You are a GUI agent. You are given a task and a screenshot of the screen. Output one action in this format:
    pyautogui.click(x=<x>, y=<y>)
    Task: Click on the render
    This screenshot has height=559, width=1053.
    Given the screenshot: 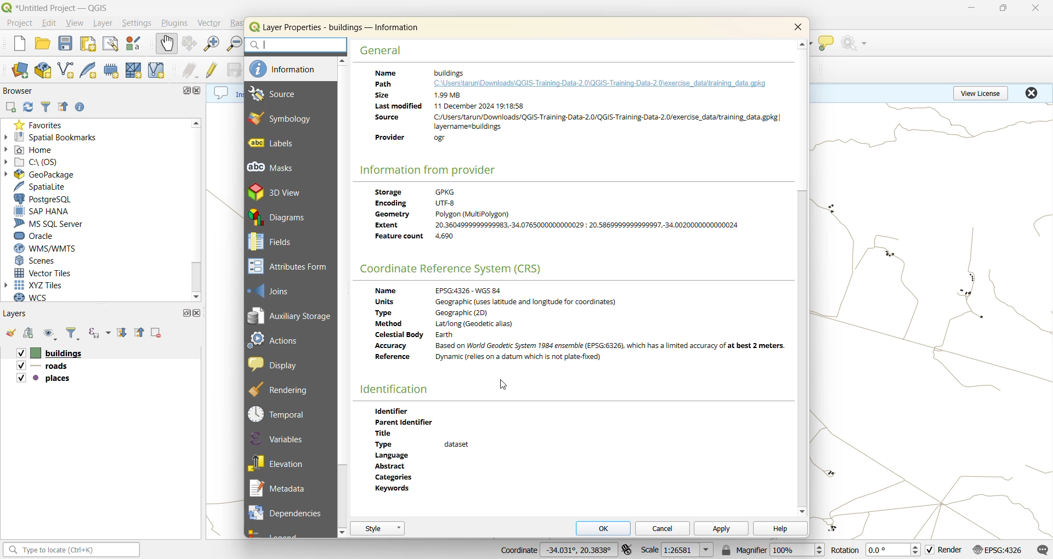 What is the action you would take?
    pyautogui.click(x=944, y=550)
    